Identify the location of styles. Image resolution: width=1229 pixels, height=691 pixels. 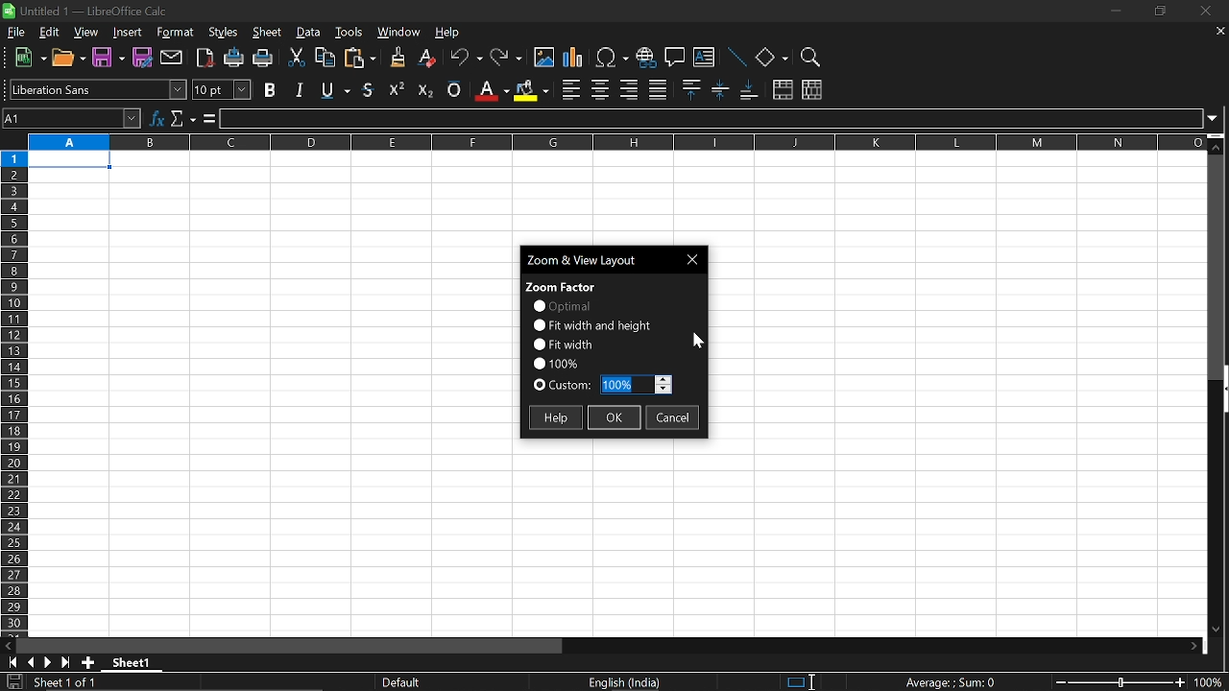
(224, 34).